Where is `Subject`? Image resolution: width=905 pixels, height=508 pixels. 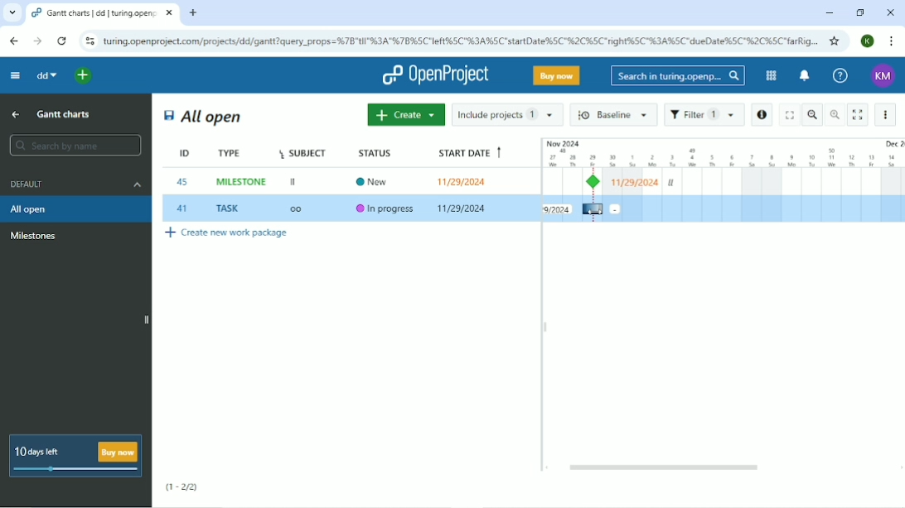
Subject is located at coordinates (300, 153).